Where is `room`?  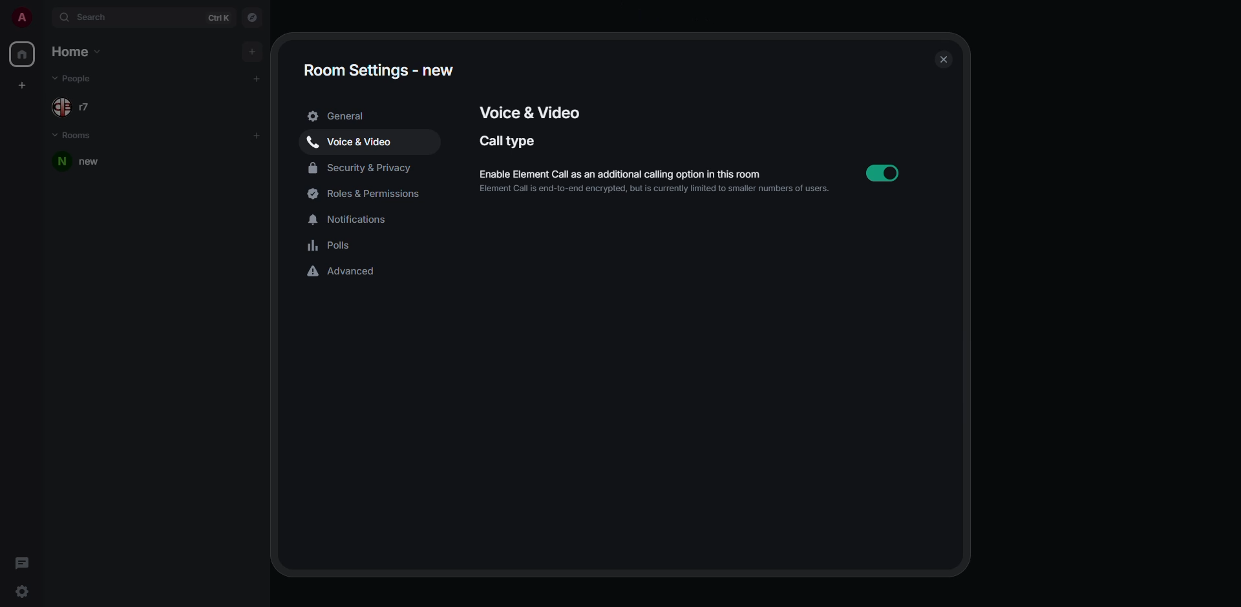
room is located at coordinates (84, 162).